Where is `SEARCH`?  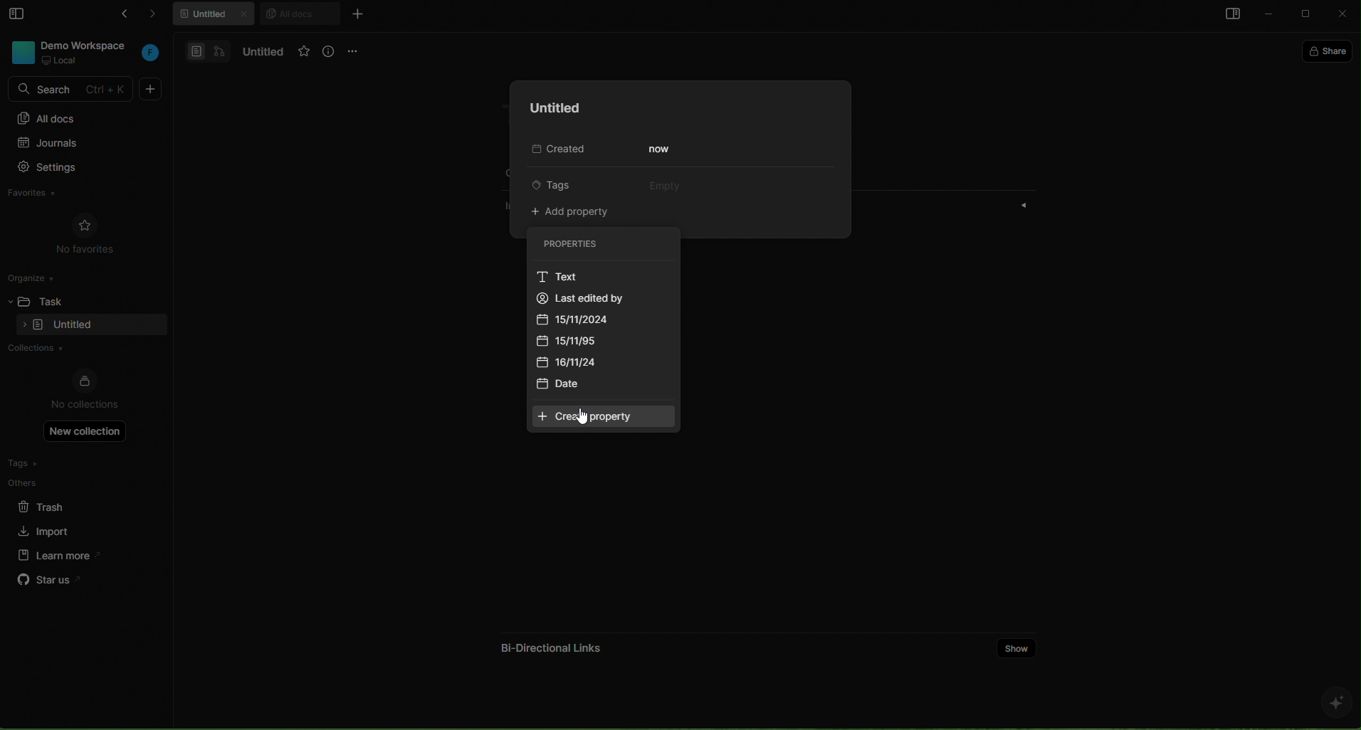 SEARCH is located at coordinates (73, 90).